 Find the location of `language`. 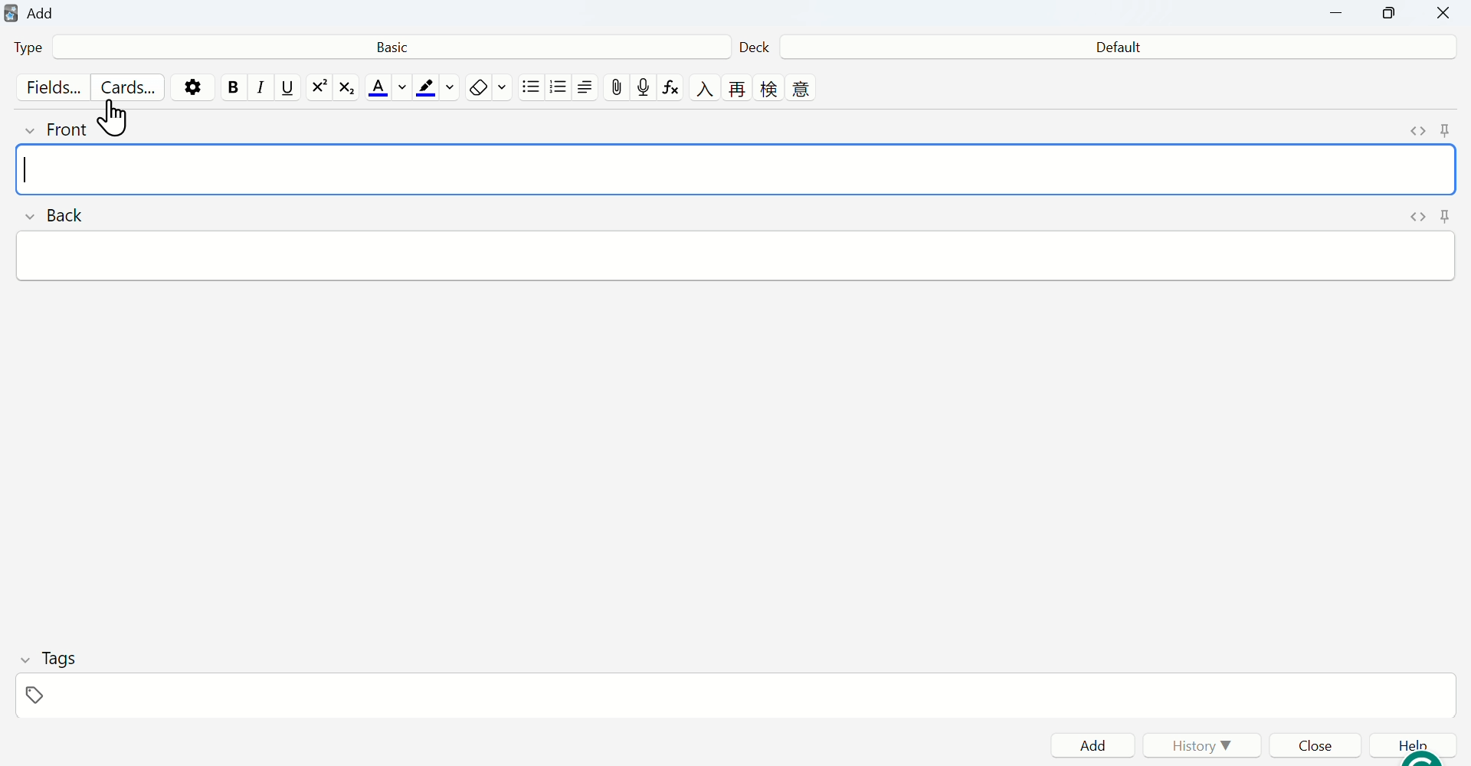

language is located at coordinates (769, 87).